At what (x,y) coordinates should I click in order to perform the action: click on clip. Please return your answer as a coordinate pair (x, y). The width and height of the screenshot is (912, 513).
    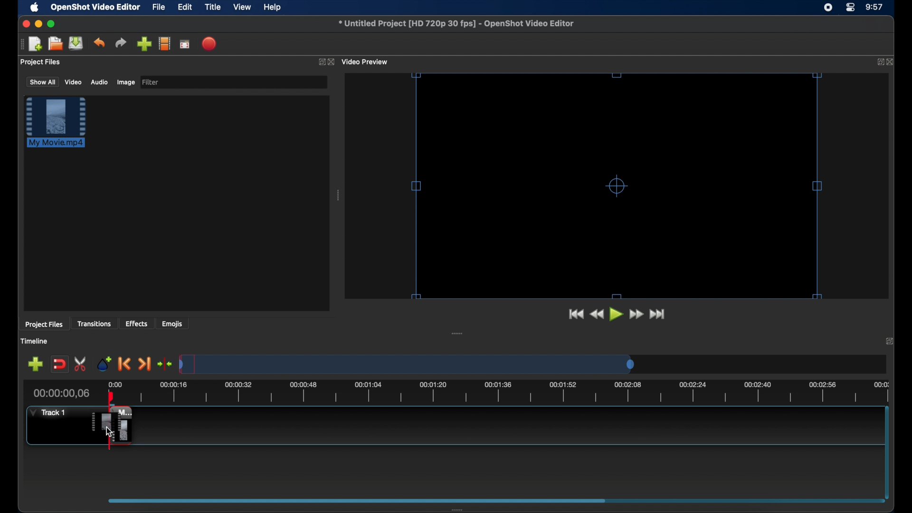
    Looking at the image, I should click on (111, 425).